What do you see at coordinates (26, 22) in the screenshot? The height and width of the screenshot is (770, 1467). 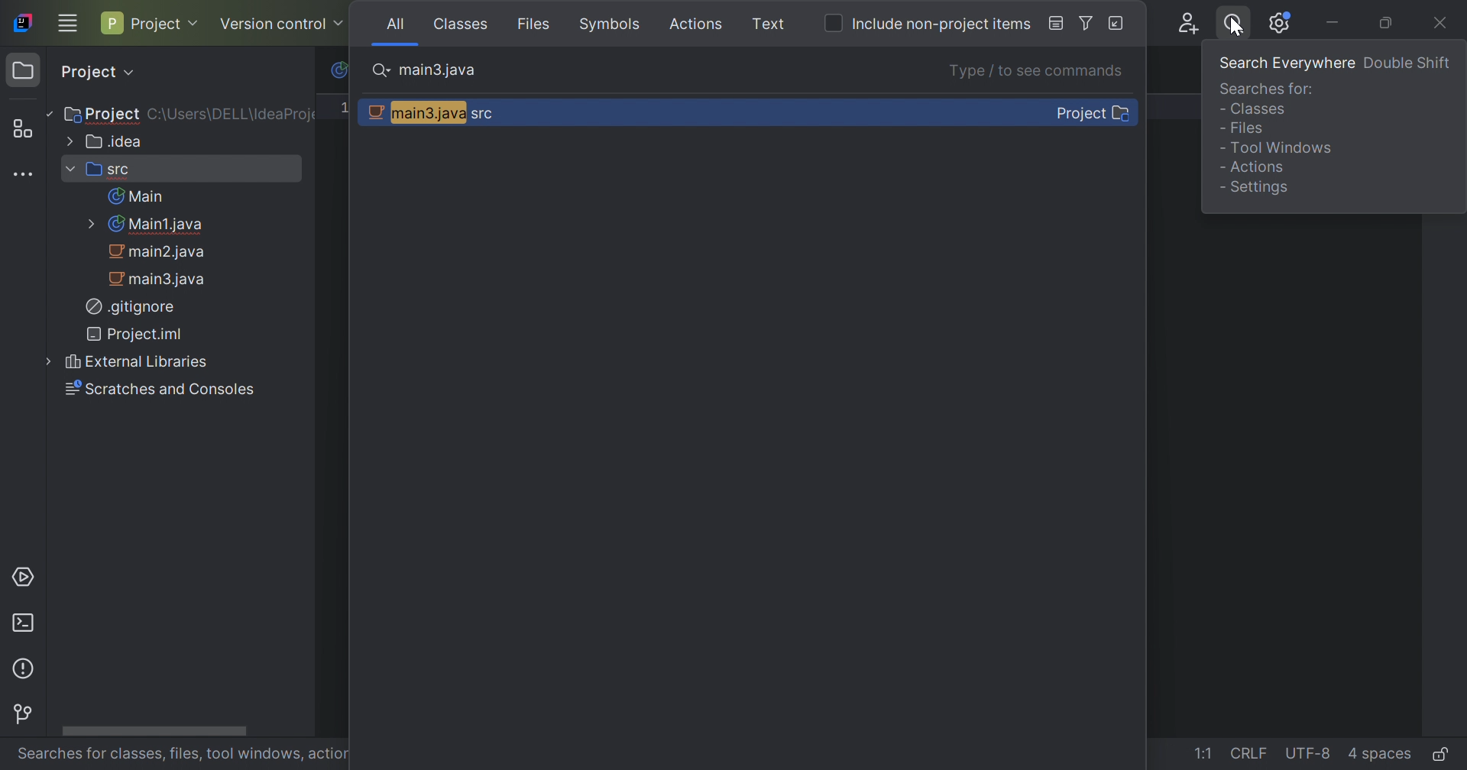 I see `IntelliJ IDEA icon` at bounding box center [26, 22].